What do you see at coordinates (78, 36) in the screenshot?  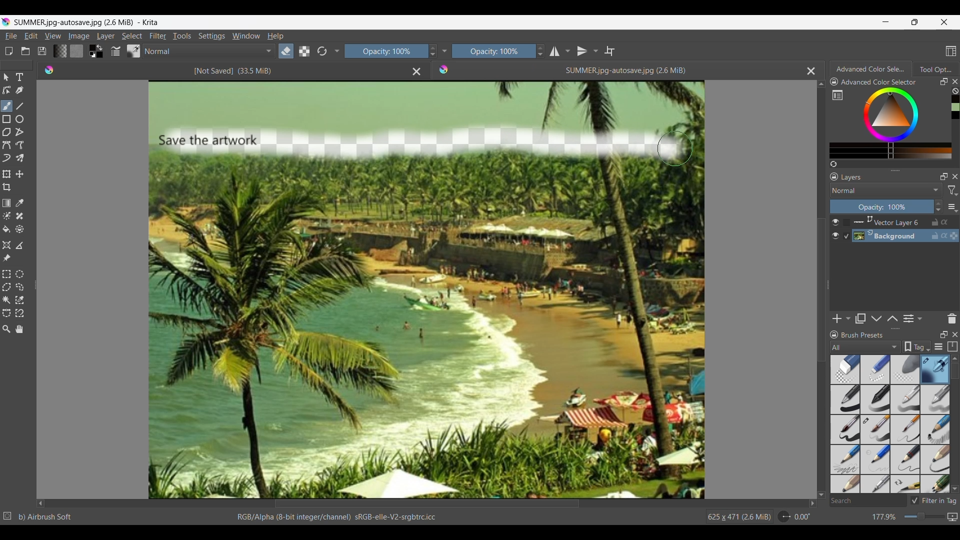 I see `Image` at bounding box center [78, 36].